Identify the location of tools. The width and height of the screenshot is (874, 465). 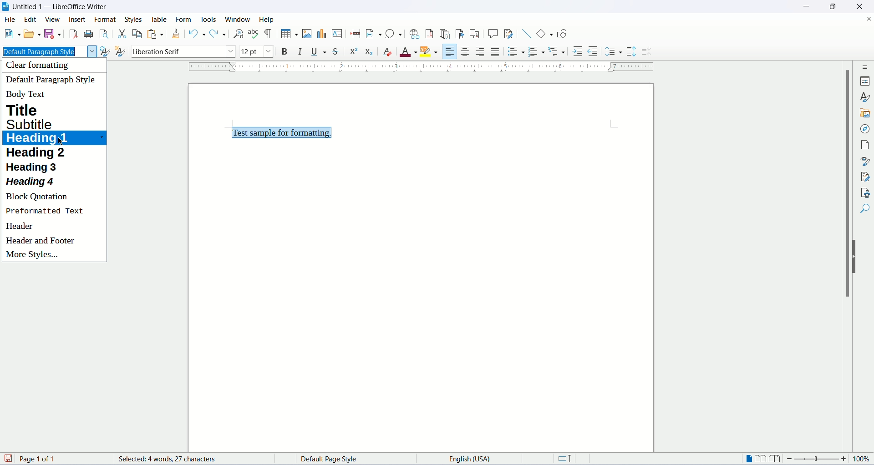
(209, 18).